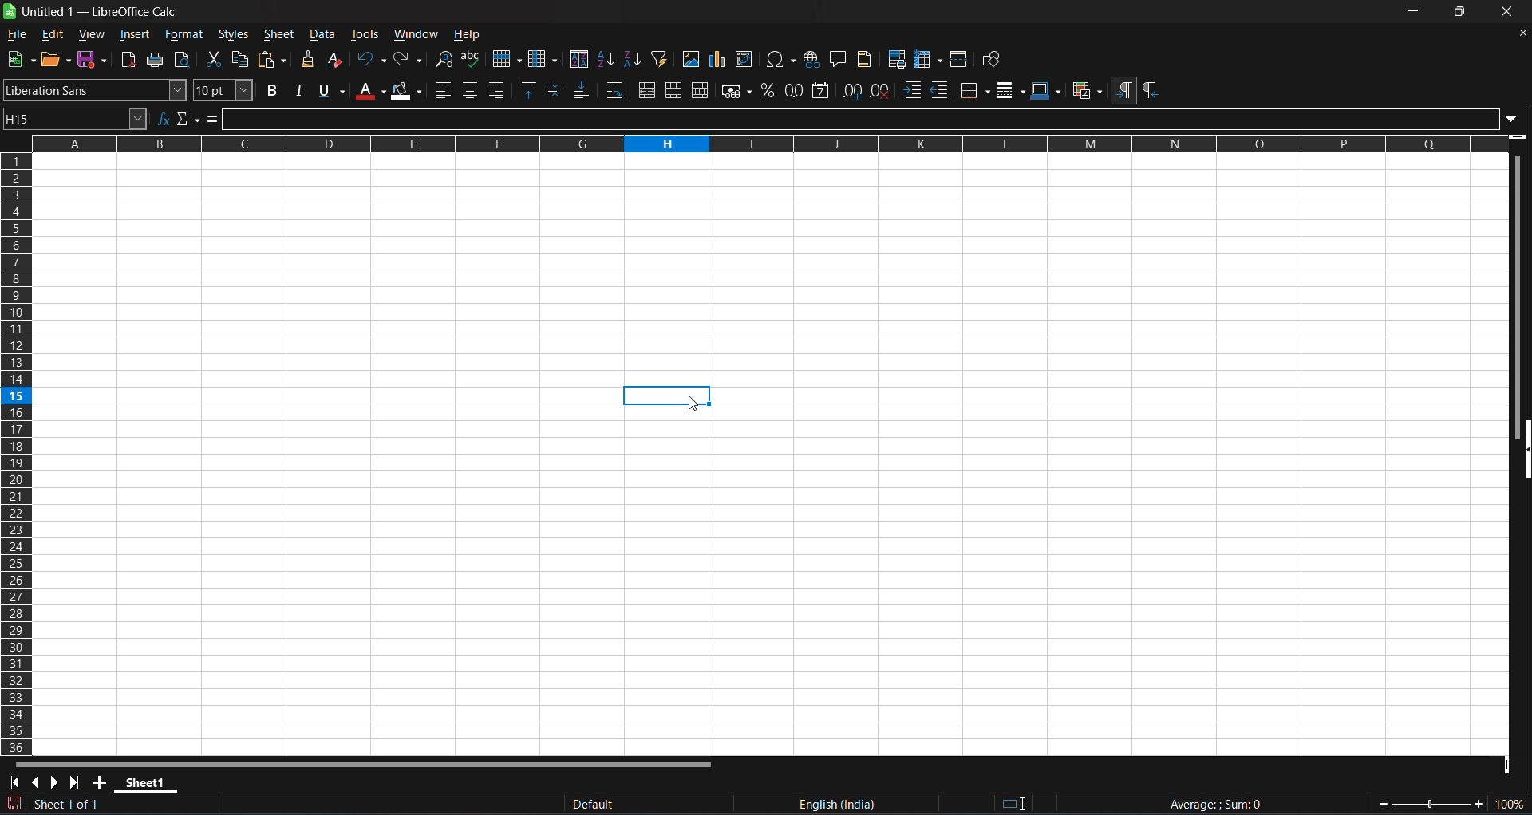 This screenshot has width=1532, height=815. Describe the element at coordinates (187, 35) in the screenshot. I see `format` at that location.